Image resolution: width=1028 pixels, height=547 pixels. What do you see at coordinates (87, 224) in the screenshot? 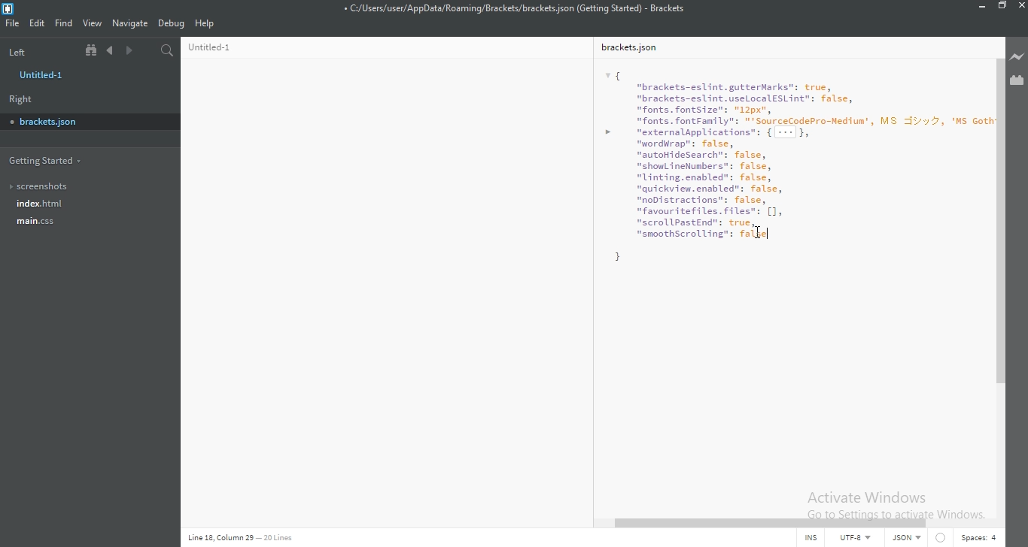
I see `main.css` at bounding box center [87, 224].